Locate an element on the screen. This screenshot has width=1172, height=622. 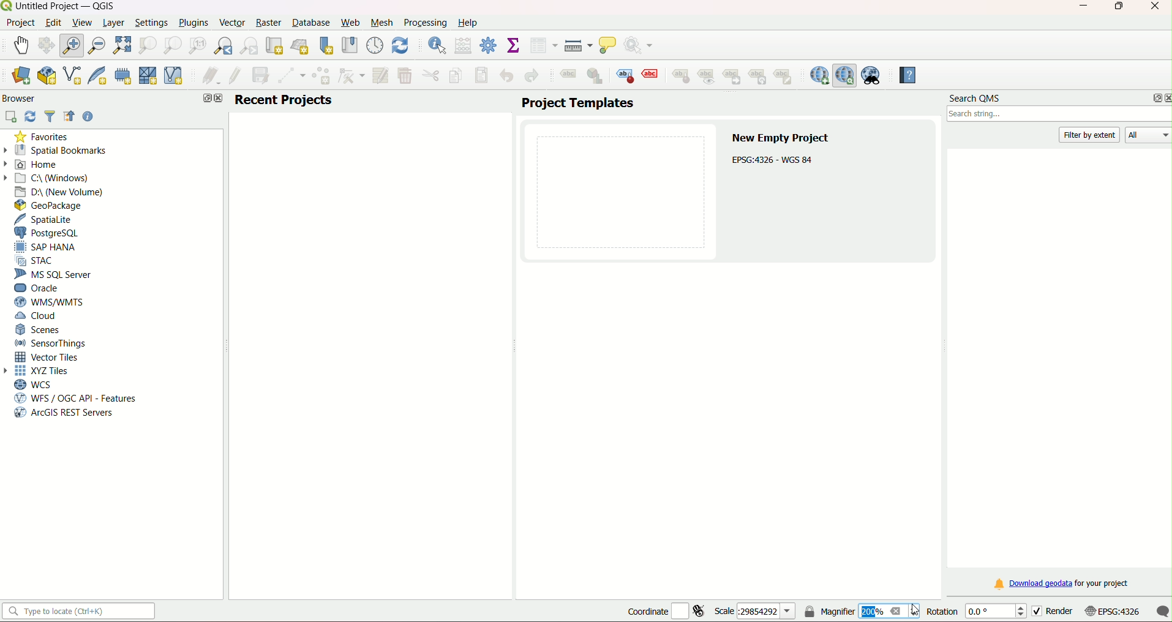
WCS is located at coordinates (32, 384).